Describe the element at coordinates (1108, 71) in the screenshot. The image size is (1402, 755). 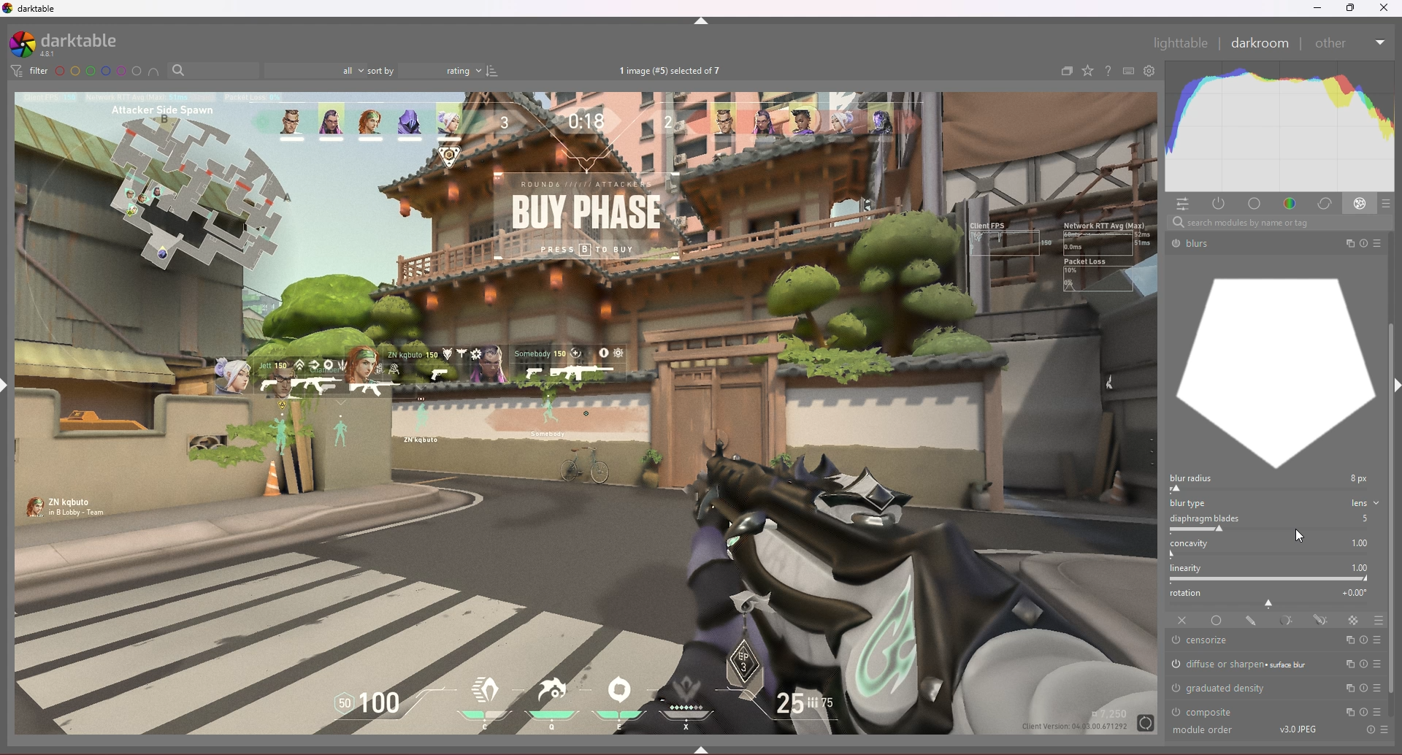
I see `help` at that location.